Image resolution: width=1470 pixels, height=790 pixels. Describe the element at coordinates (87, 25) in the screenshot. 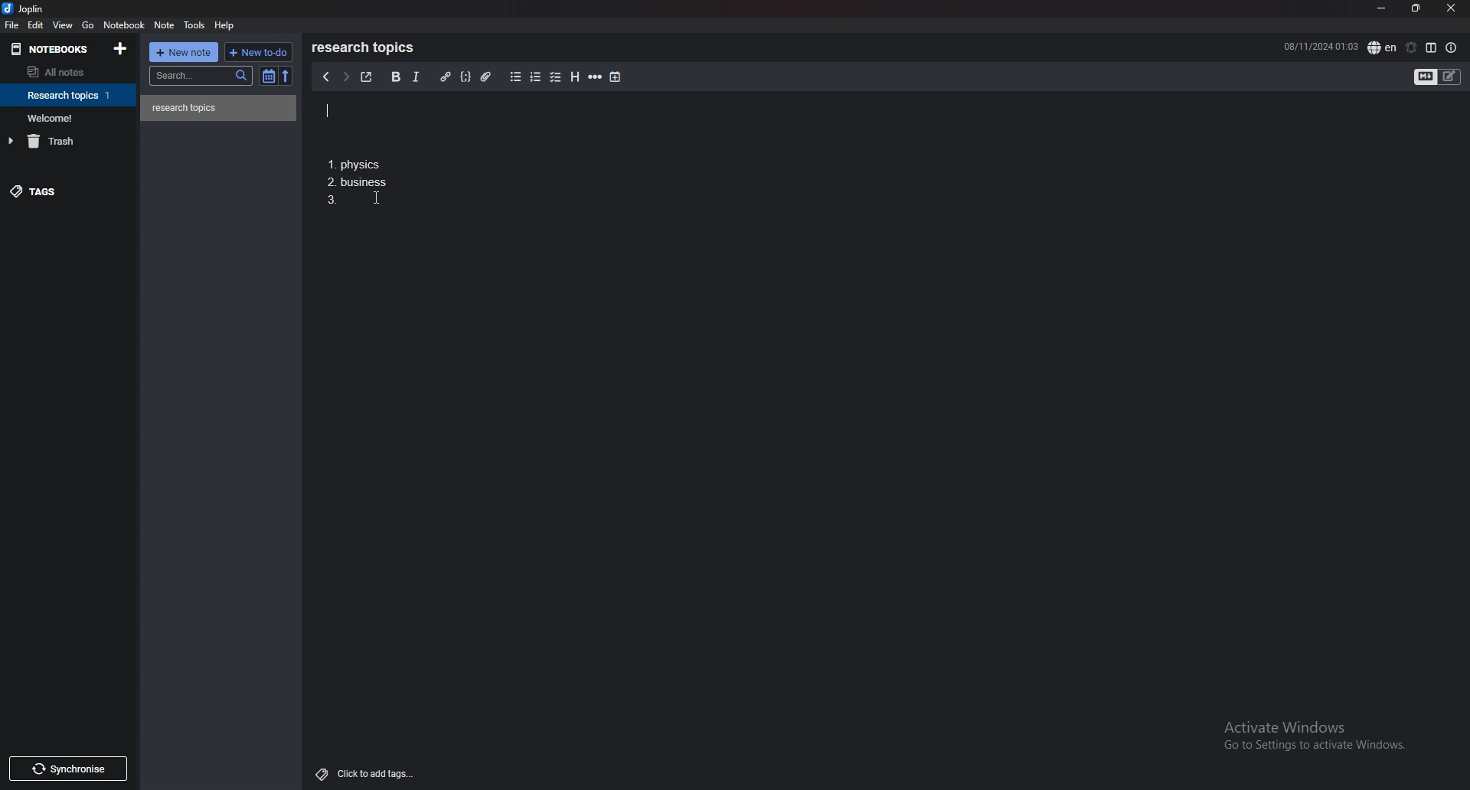

I see `go` at that location.